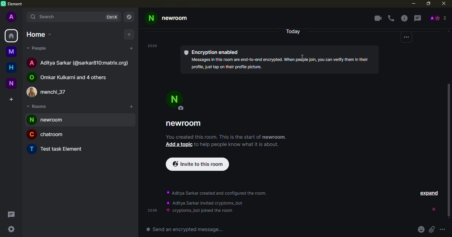 This screenshot has height=237, width=452. I want to click on info, so click(405, 19).